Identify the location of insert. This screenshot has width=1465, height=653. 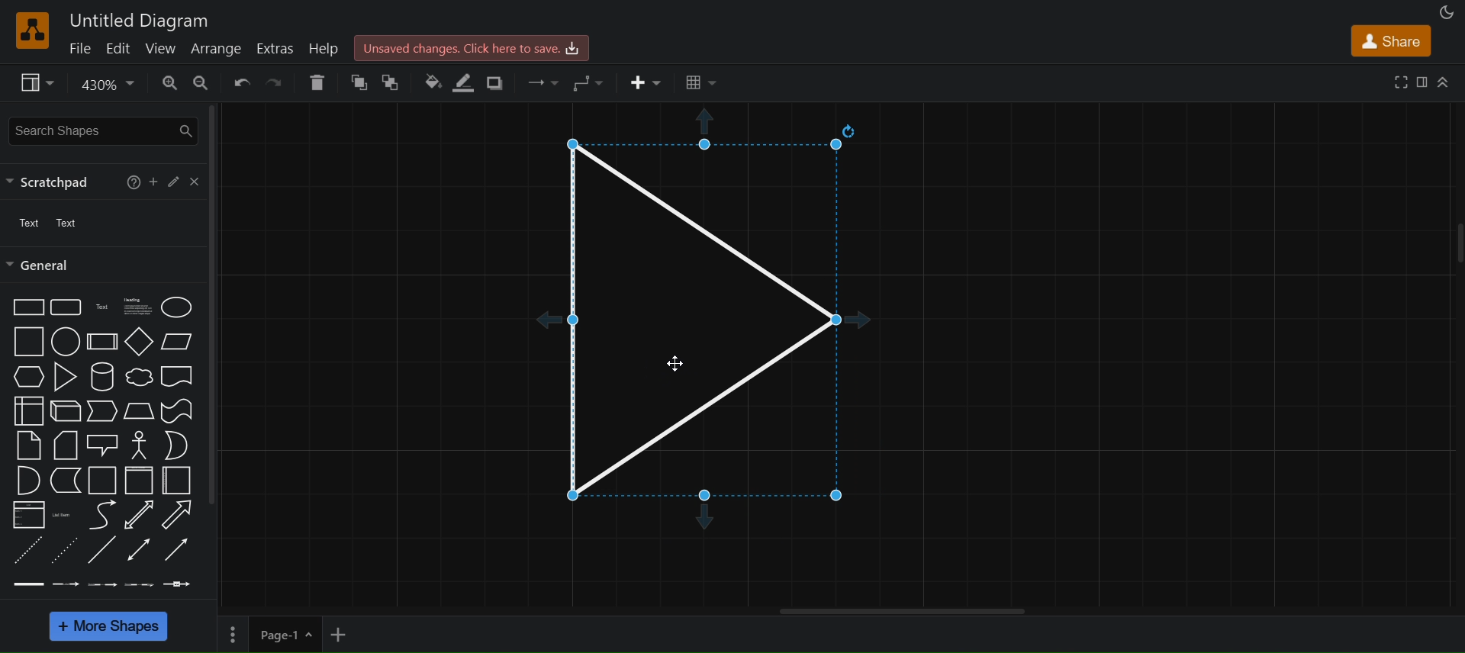
(646, 82).